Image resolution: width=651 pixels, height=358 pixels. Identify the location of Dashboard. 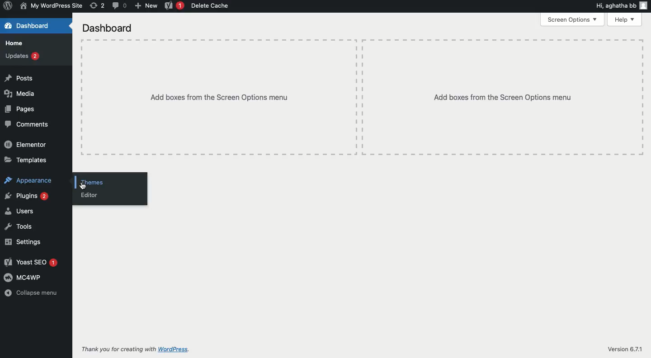
(110, 29).